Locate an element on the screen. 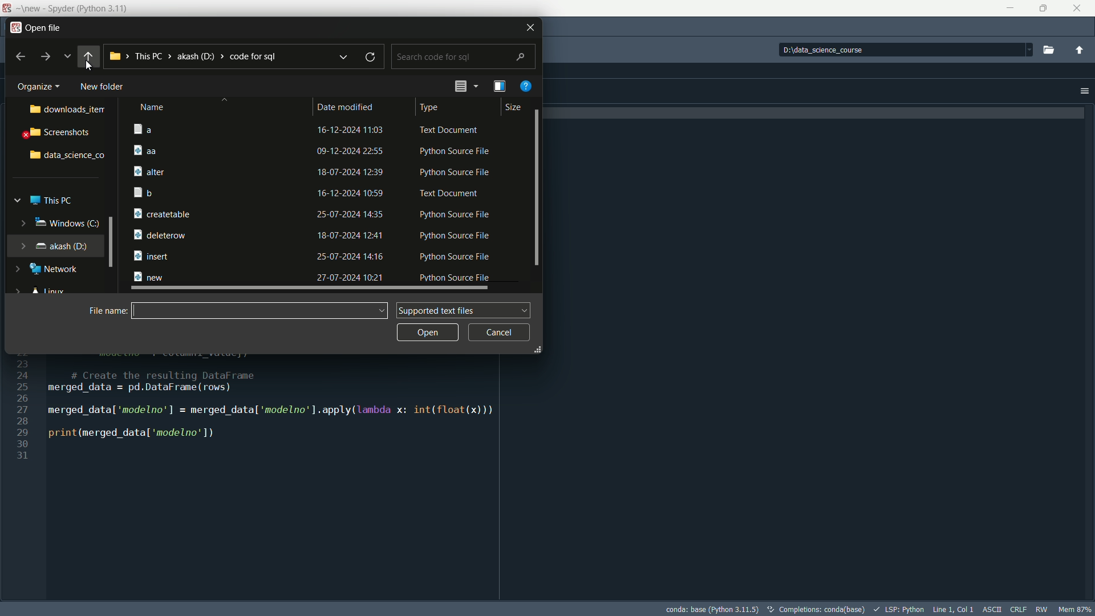 This screenshot has height=616, width=1095. b is located at coordinates (137, 192).